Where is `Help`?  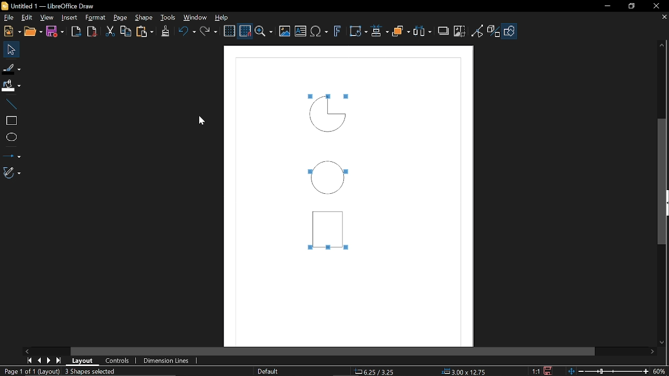
Help is located at coordinates (224, 17).